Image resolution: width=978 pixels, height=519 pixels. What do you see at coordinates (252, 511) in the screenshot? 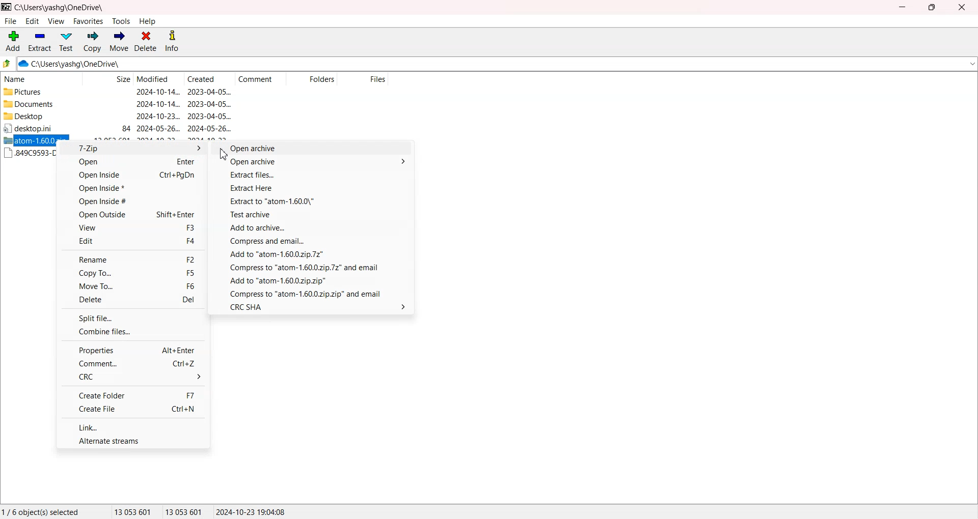
I see `2024-10-23 19:04:08` at bounding box center [252, 511].